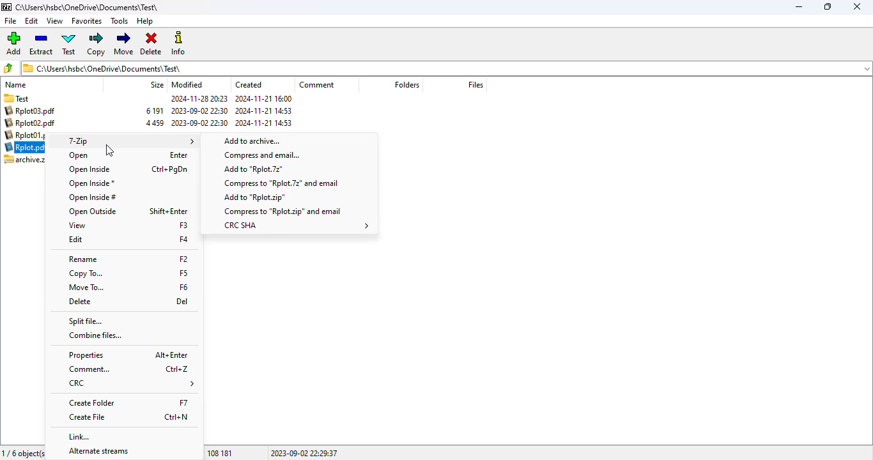 The width and height of the screenshot is (873, 460). I want to click on edit, so click(76, 239).